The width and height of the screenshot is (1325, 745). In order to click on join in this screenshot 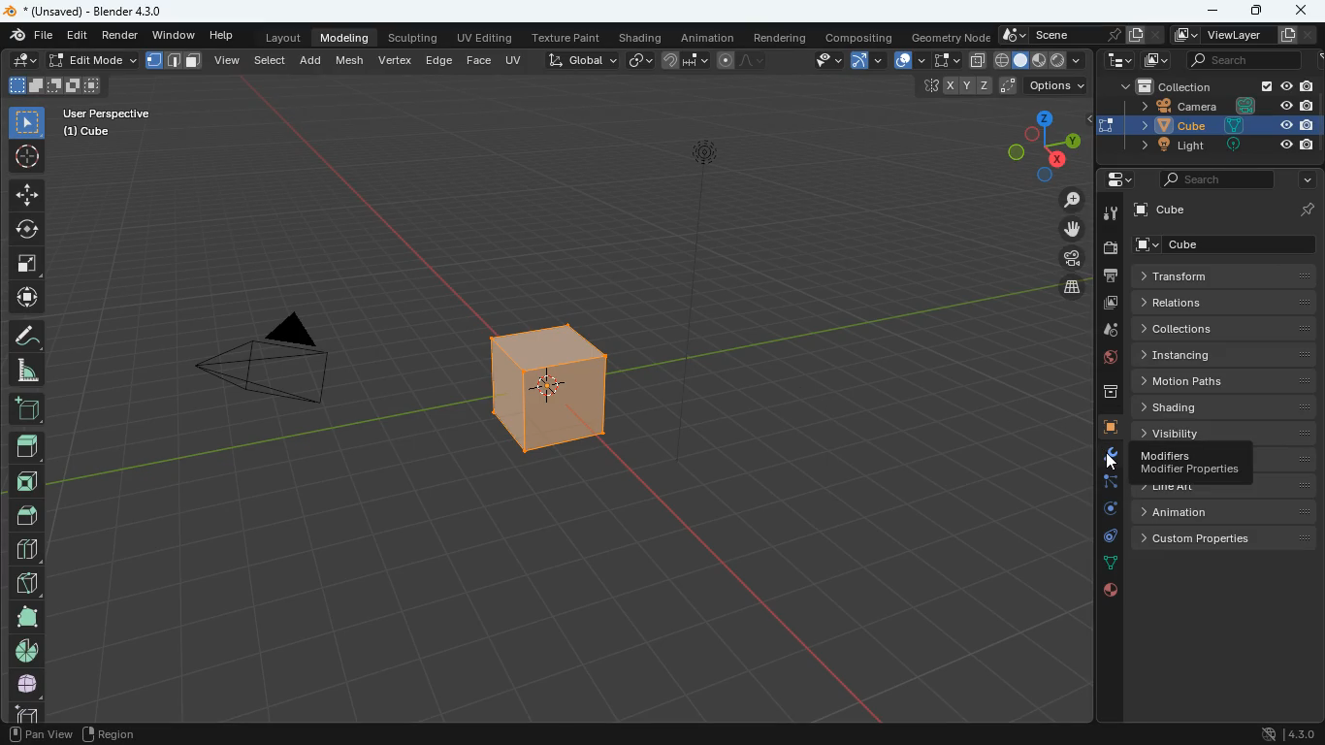, I will do `click(687, 63)`.